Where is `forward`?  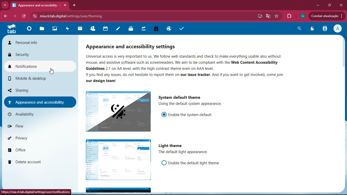
forward is located at coordinates (15, 16).